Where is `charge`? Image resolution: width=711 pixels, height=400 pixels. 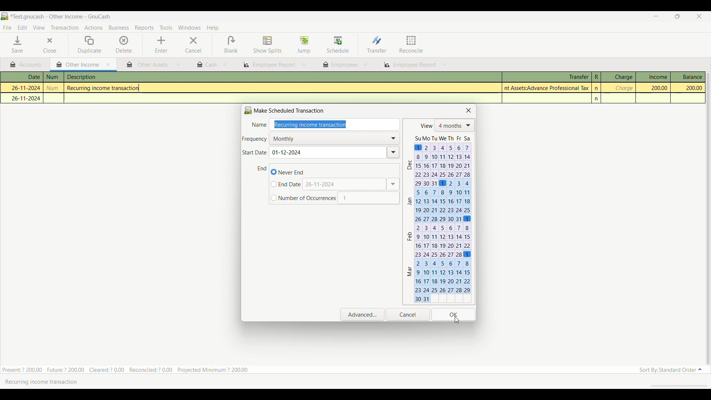 charge is located at coordinates (623, 88).